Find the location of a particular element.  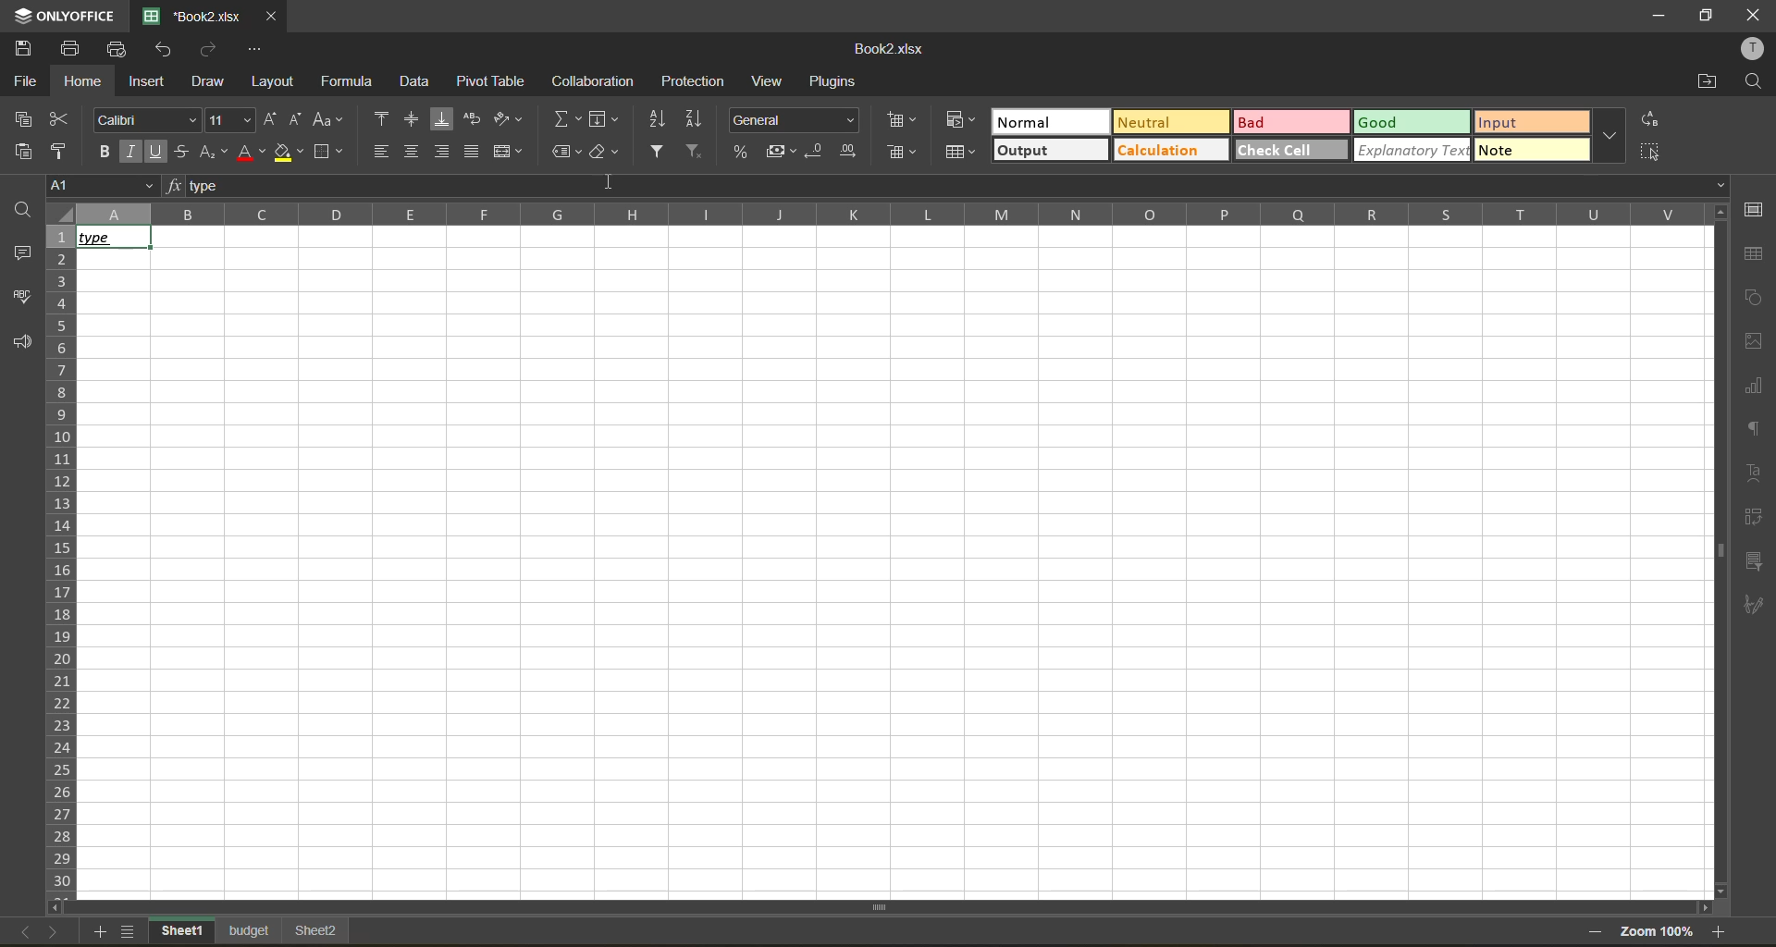

font color is located at coordinates (250, 154).